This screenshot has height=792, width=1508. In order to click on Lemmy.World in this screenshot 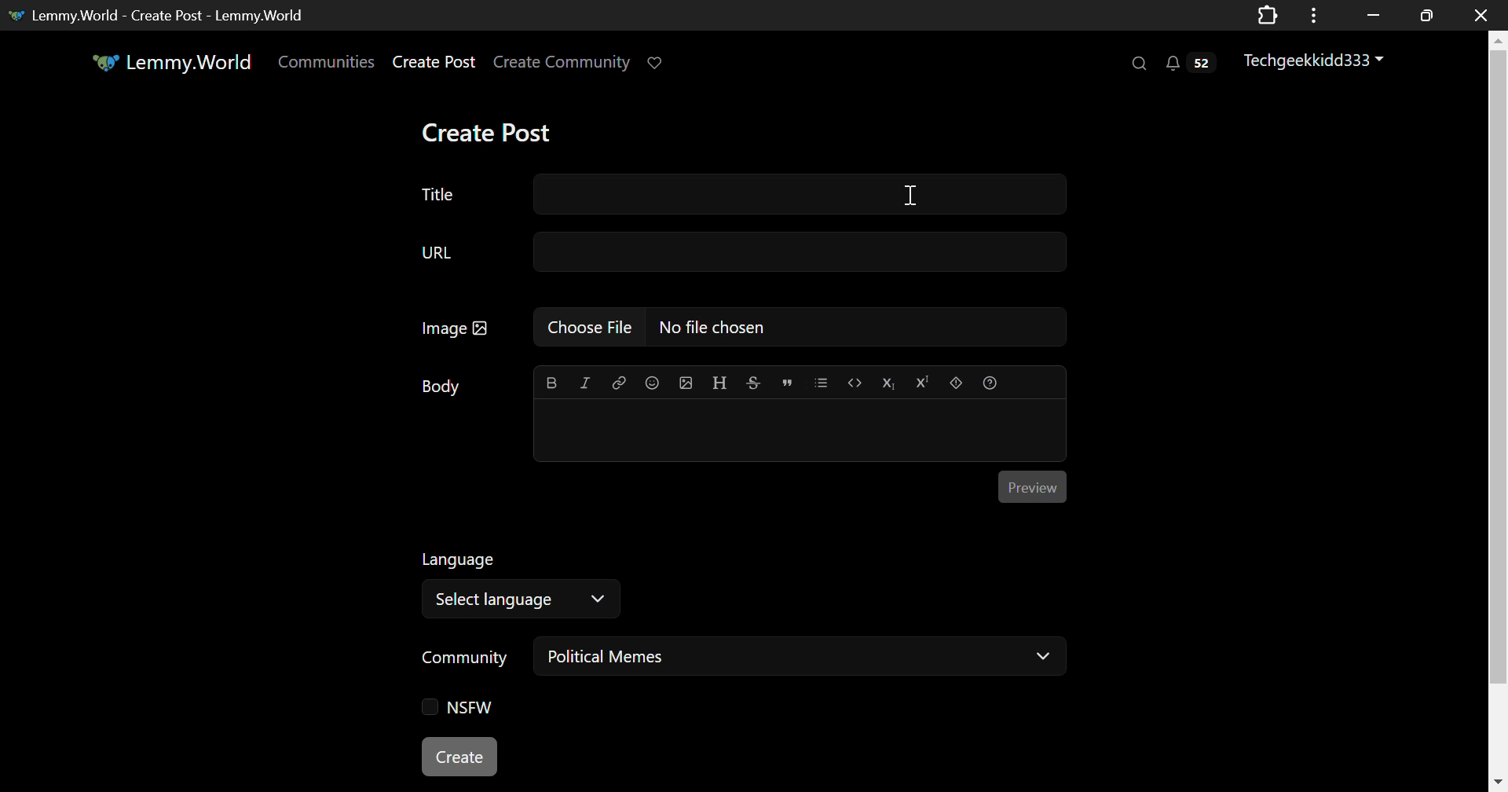, I will do `click(170, 61)`.